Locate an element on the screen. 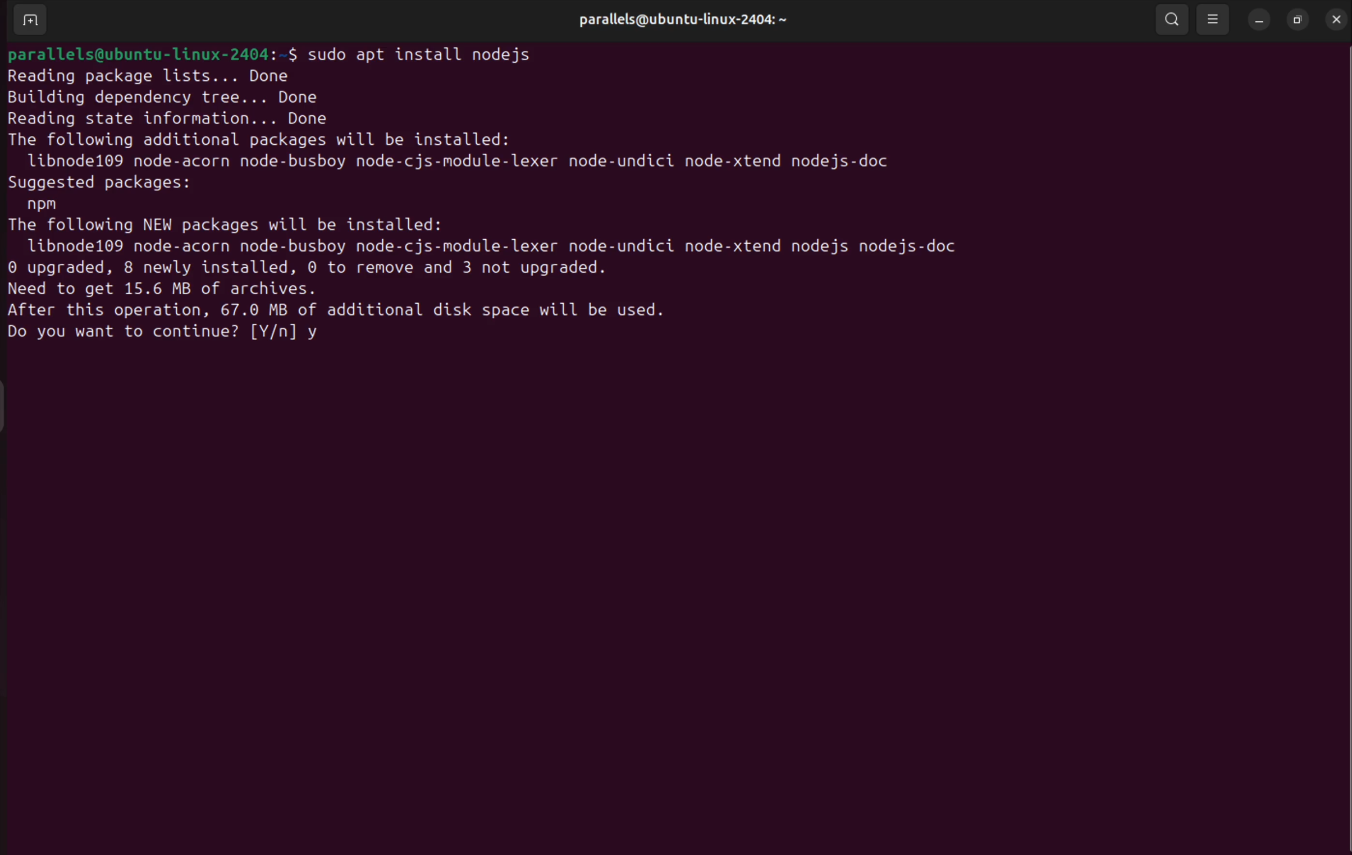 The width and height of the screenshot is (1352, 855). search is located at coordinates (1174, 20).